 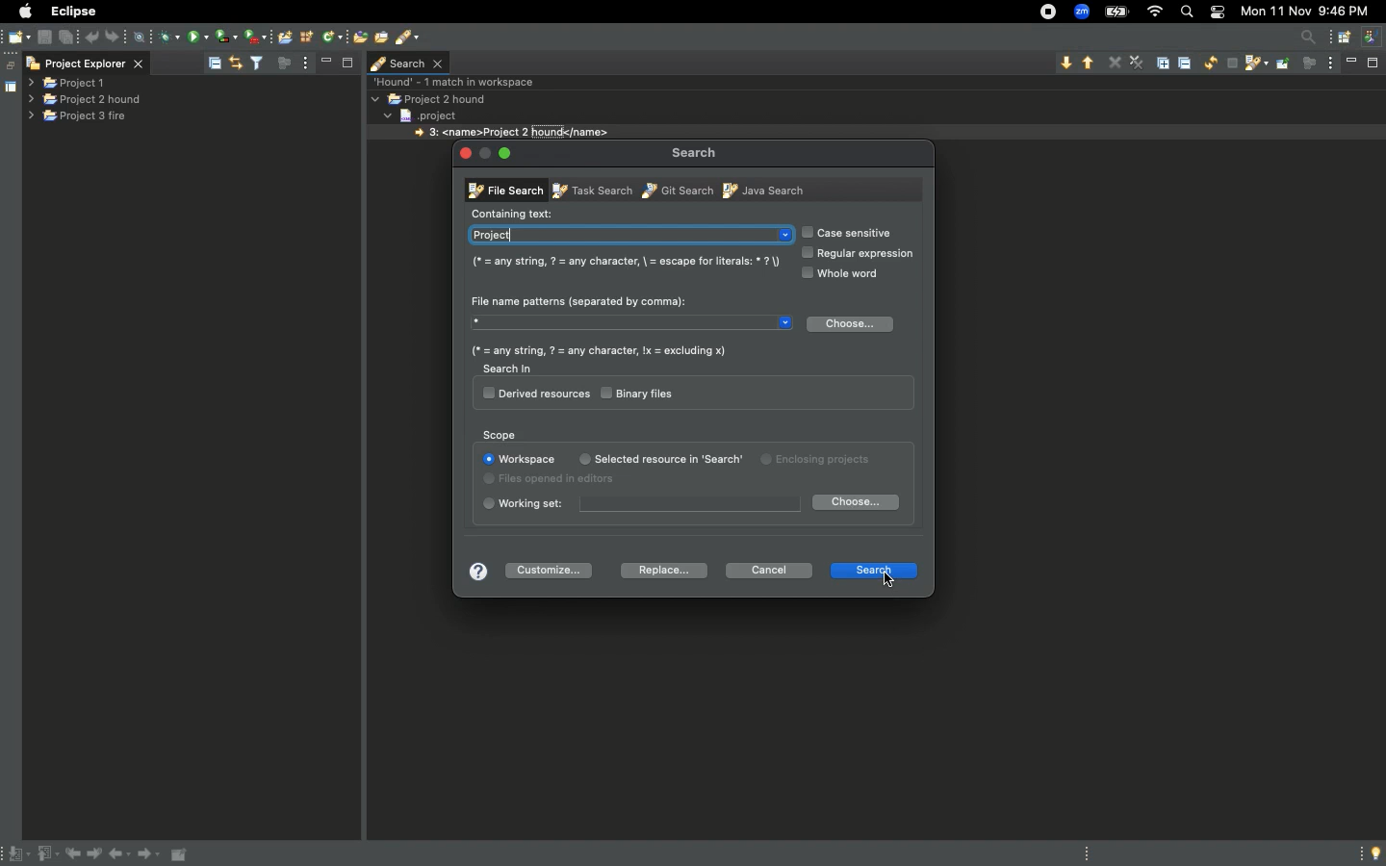 I want to click on Project 2 hound, so click(x=431, y=99).